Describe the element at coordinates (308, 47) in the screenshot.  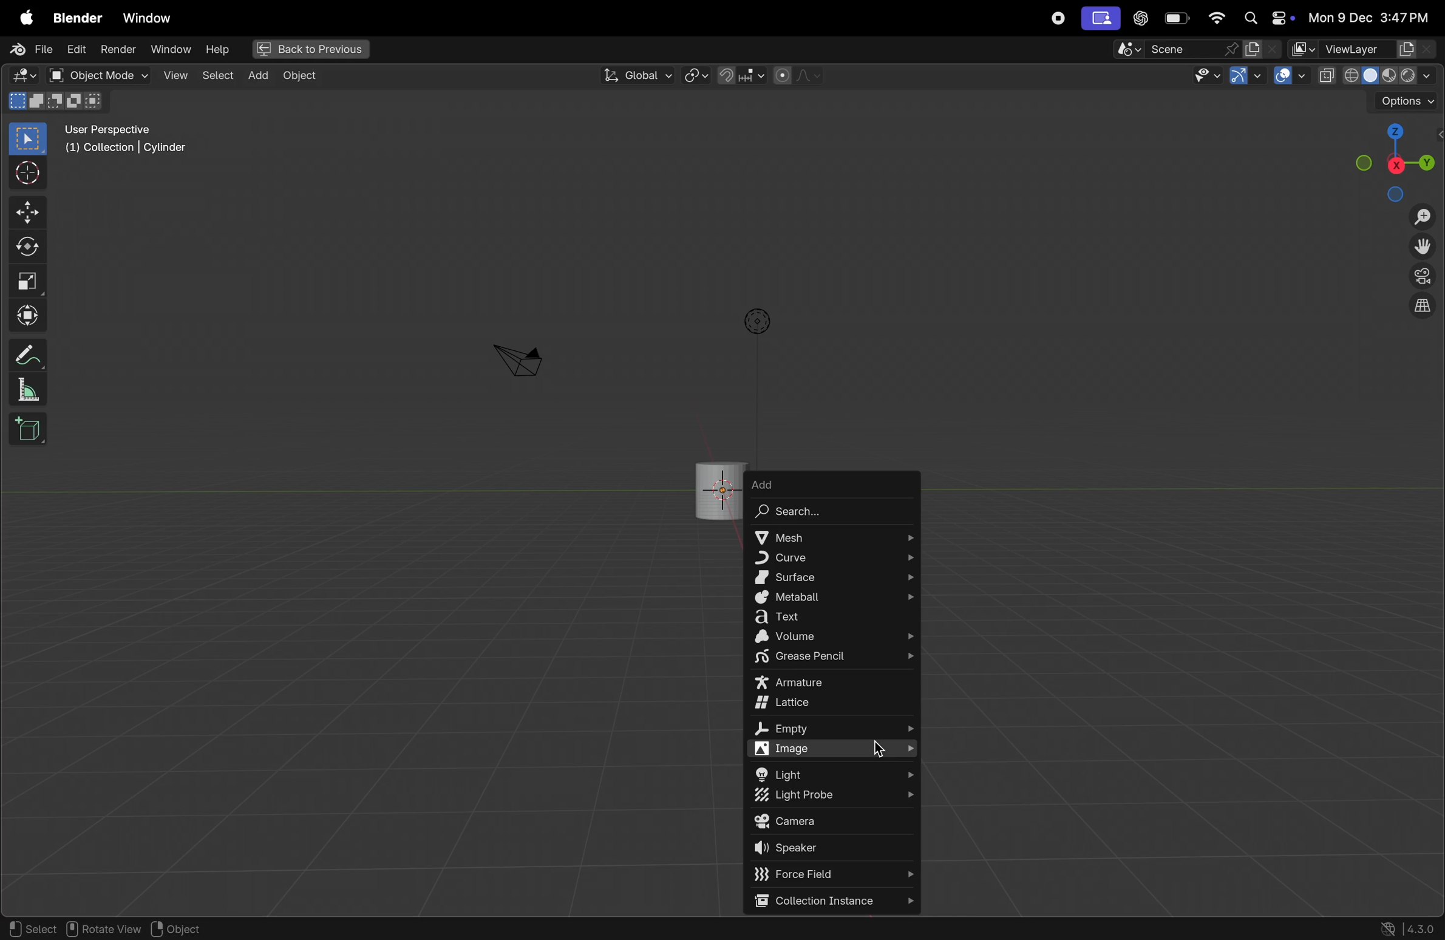
I see `back to previous` at that location.